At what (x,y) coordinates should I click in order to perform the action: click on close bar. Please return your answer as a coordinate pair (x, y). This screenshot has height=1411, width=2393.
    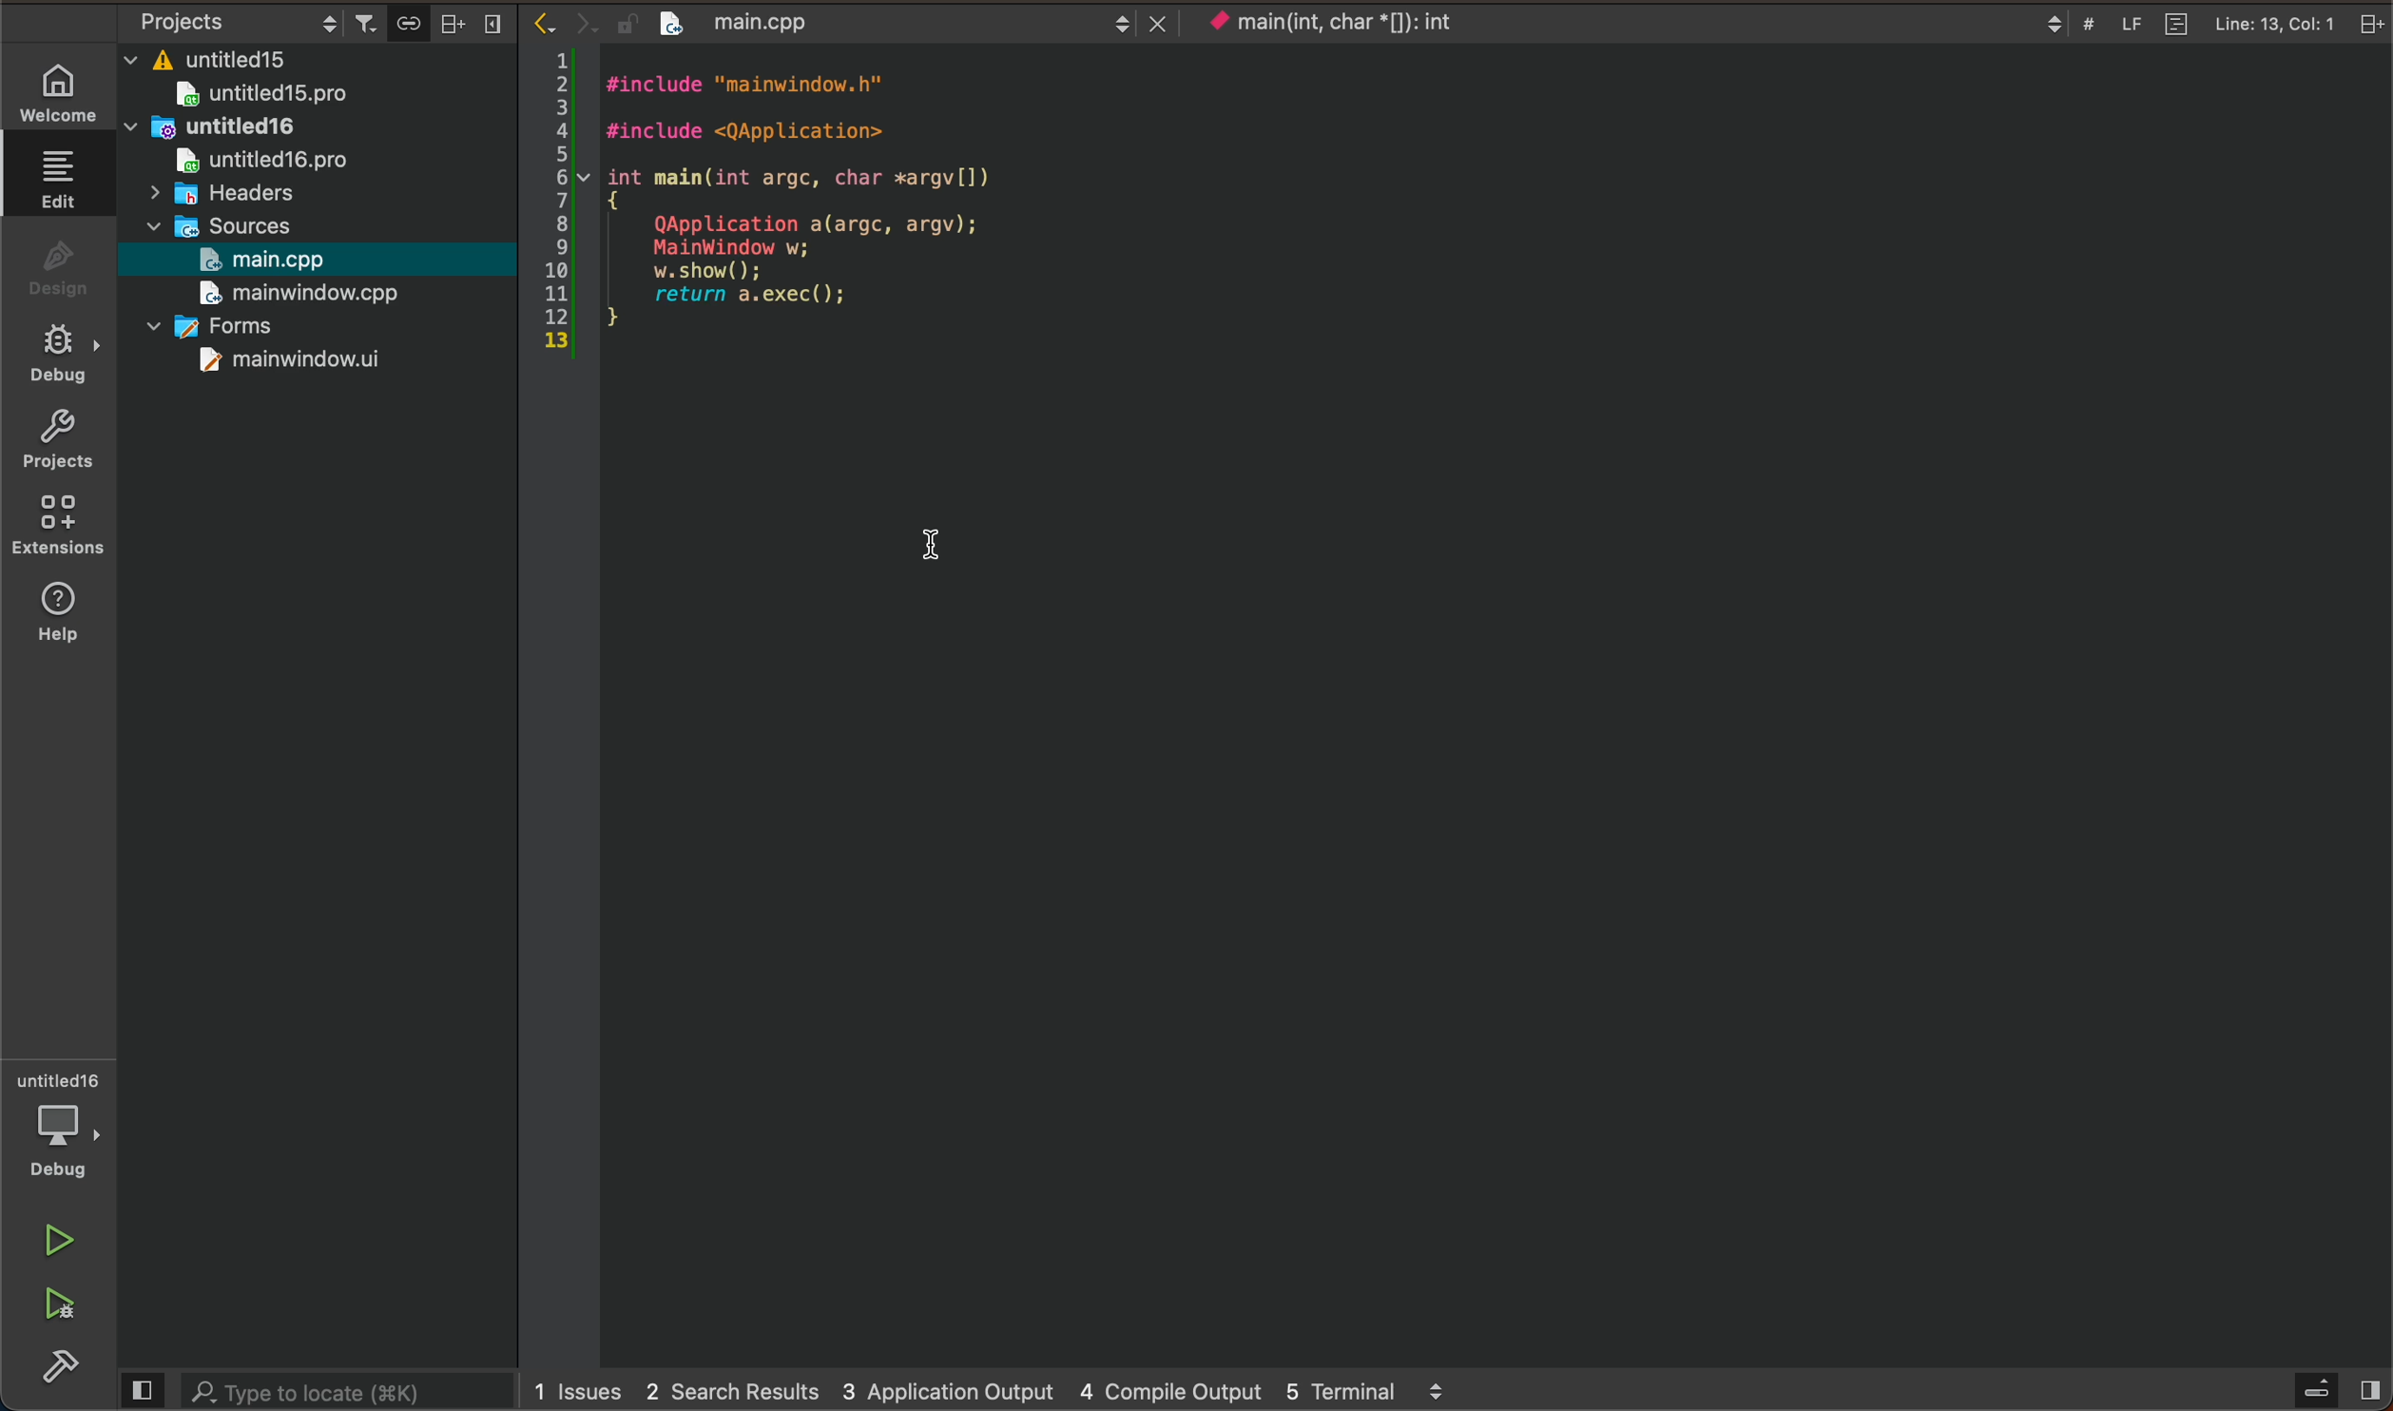
    Looking at the image, I should click on (477, 22).